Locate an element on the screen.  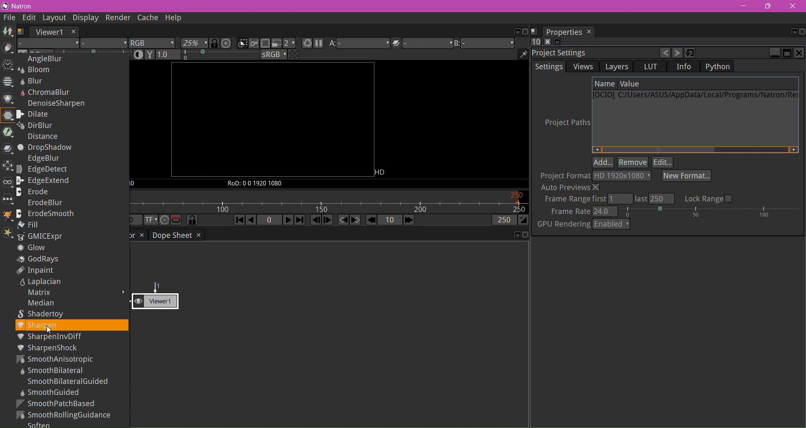
Float pane is located at coordinates (516, 32).